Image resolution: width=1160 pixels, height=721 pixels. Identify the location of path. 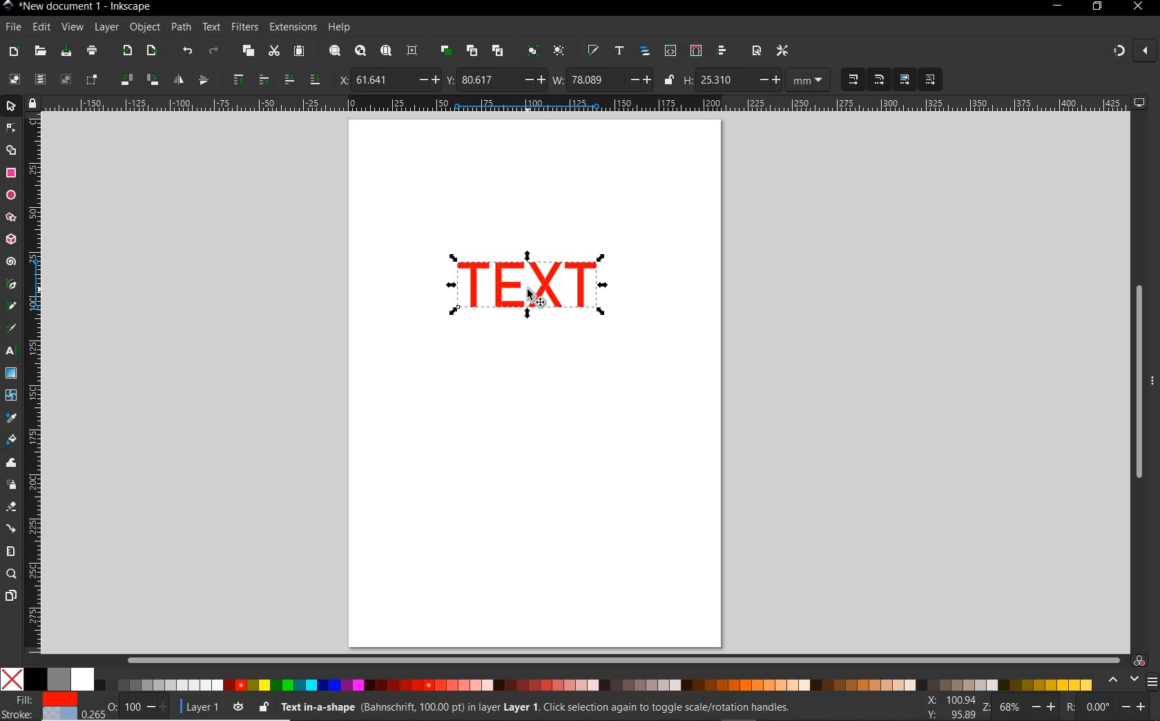
(181, 28).